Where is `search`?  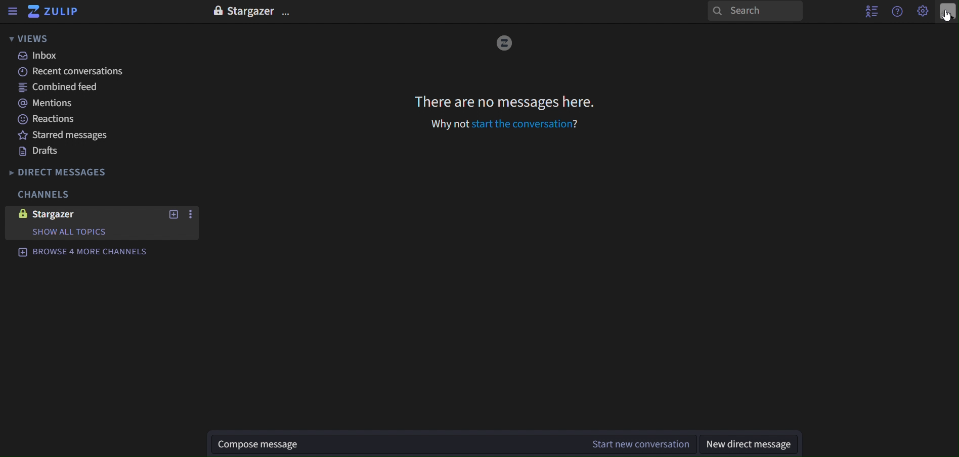
search is located at coordinates (757, 13).